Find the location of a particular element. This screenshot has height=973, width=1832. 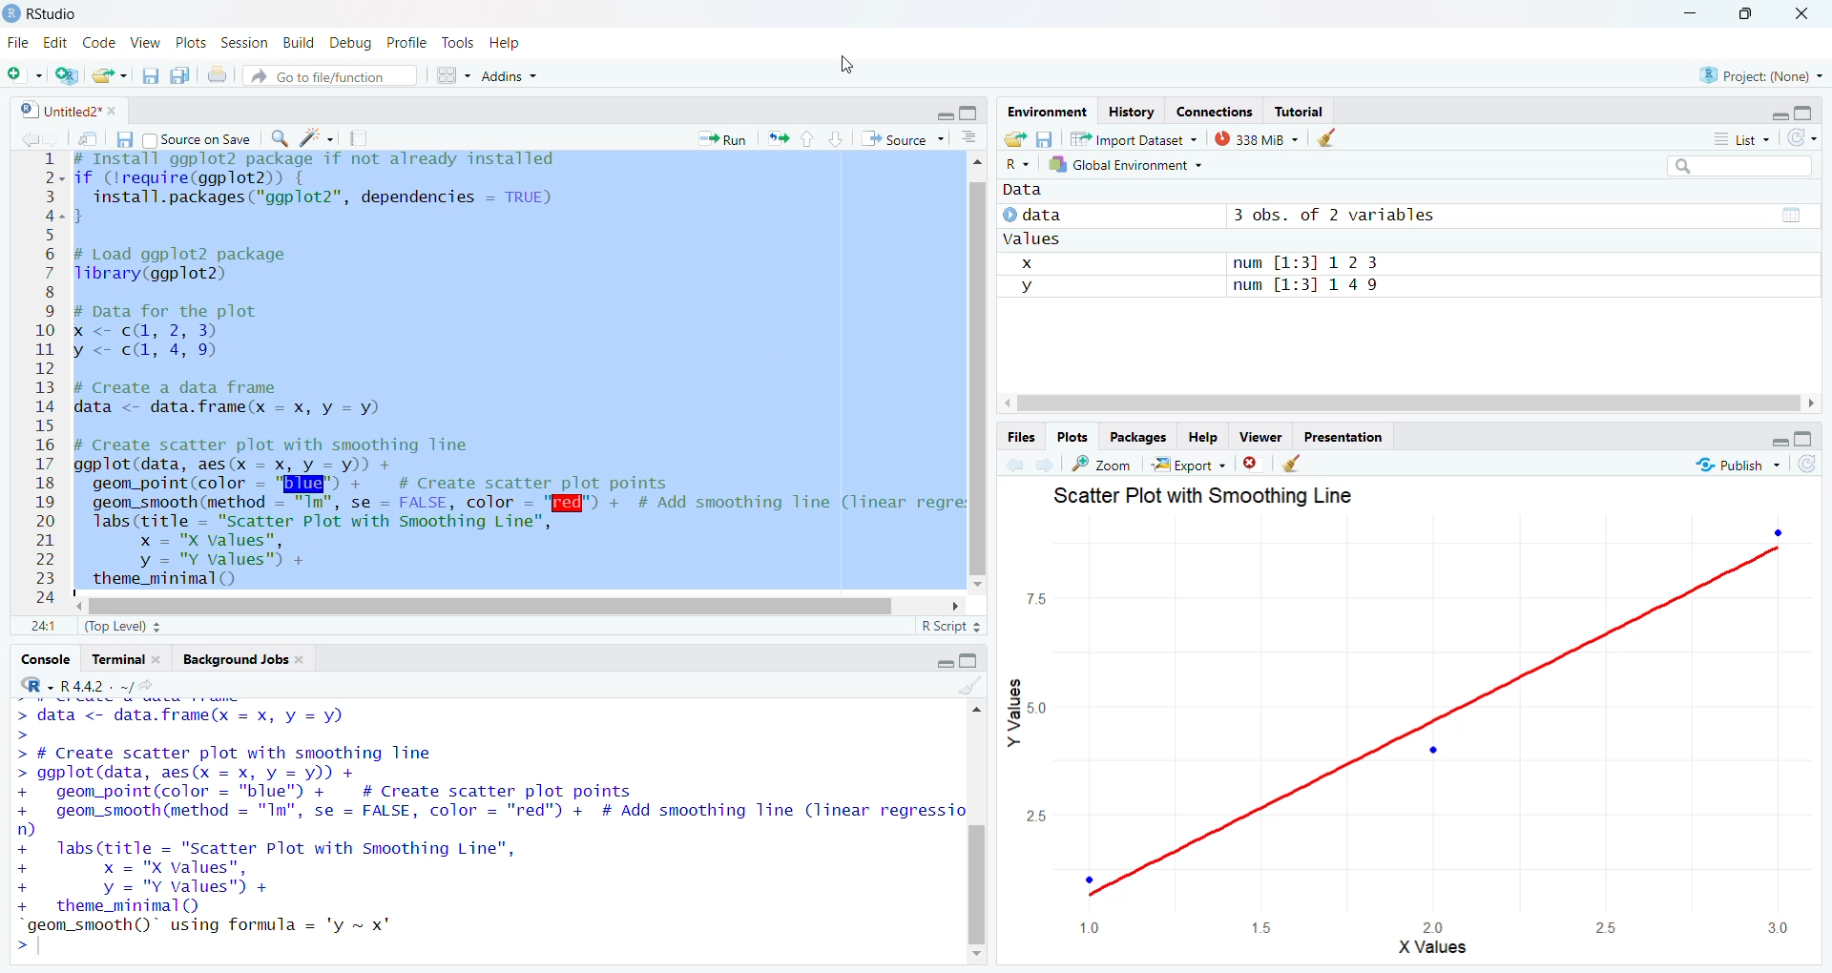

new file is located at coordinates (24, 72).